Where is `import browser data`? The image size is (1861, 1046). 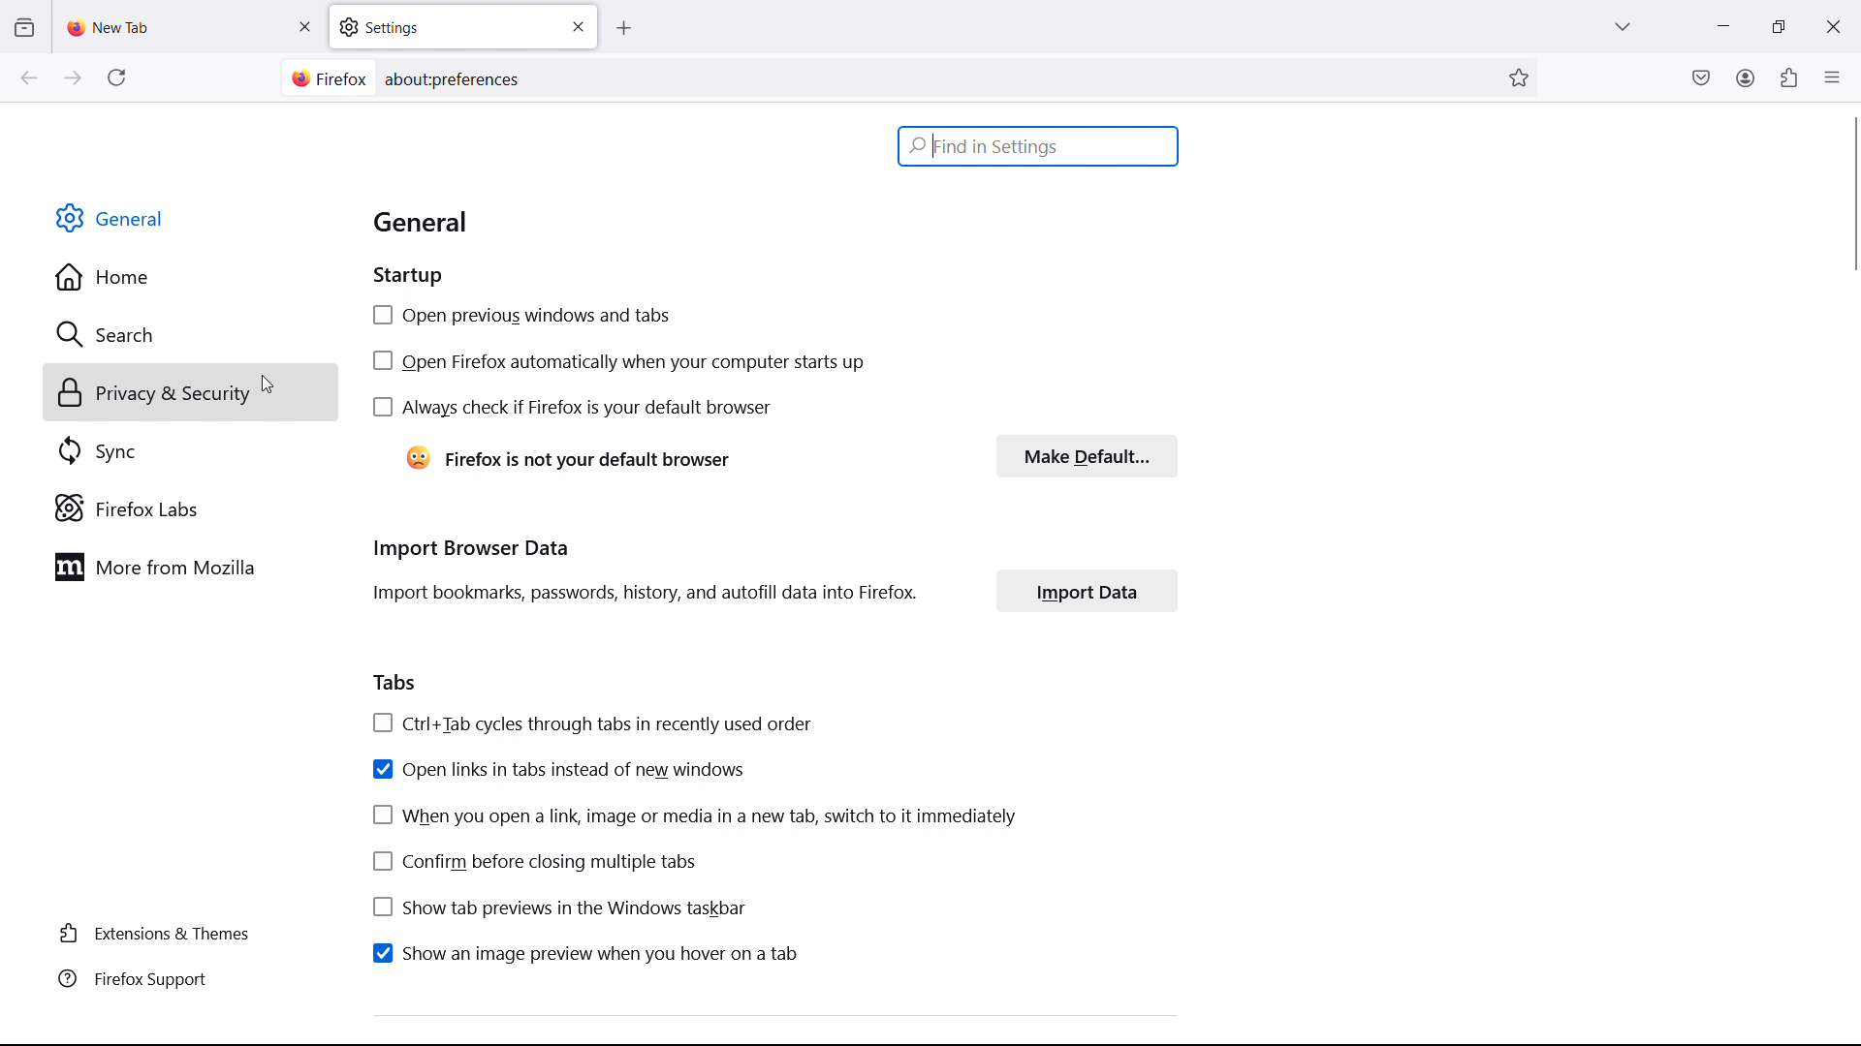 import browser data is located at coordinates (470, 547).